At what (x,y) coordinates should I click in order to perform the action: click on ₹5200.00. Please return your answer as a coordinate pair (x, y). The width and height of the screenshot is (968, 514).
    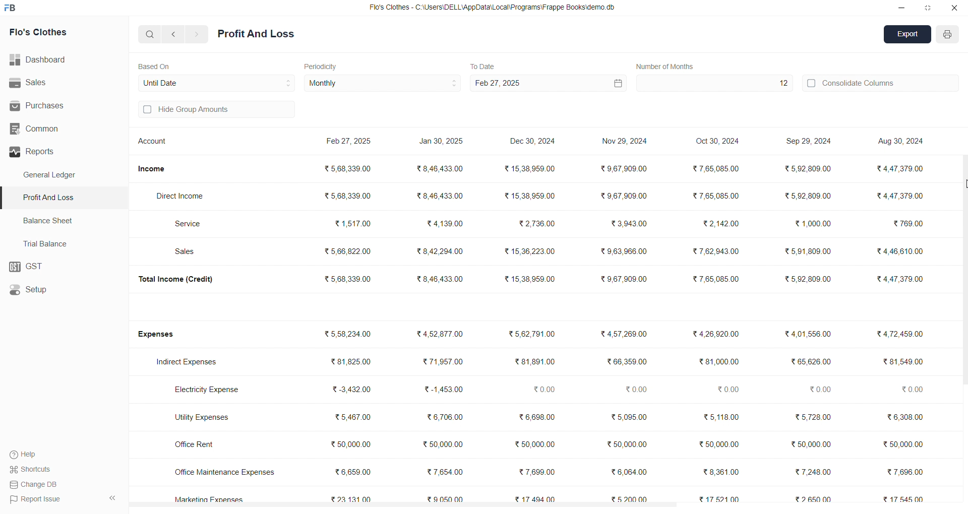
    Looking at the image, I should click on (632, 499).